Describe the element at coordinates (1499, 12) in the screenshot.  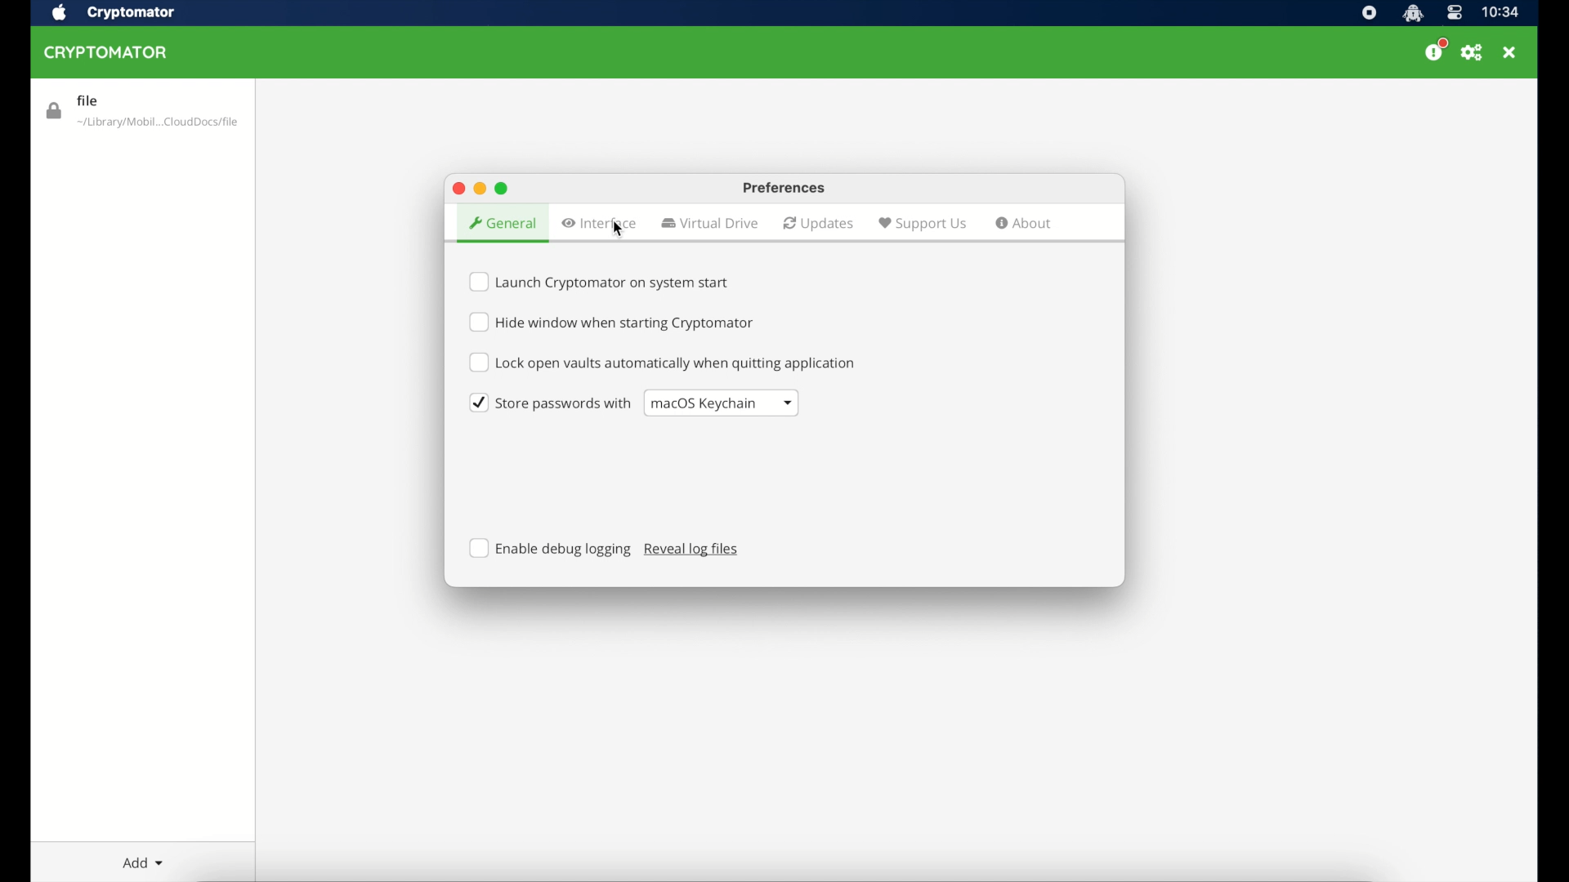
I see `time` at that location.